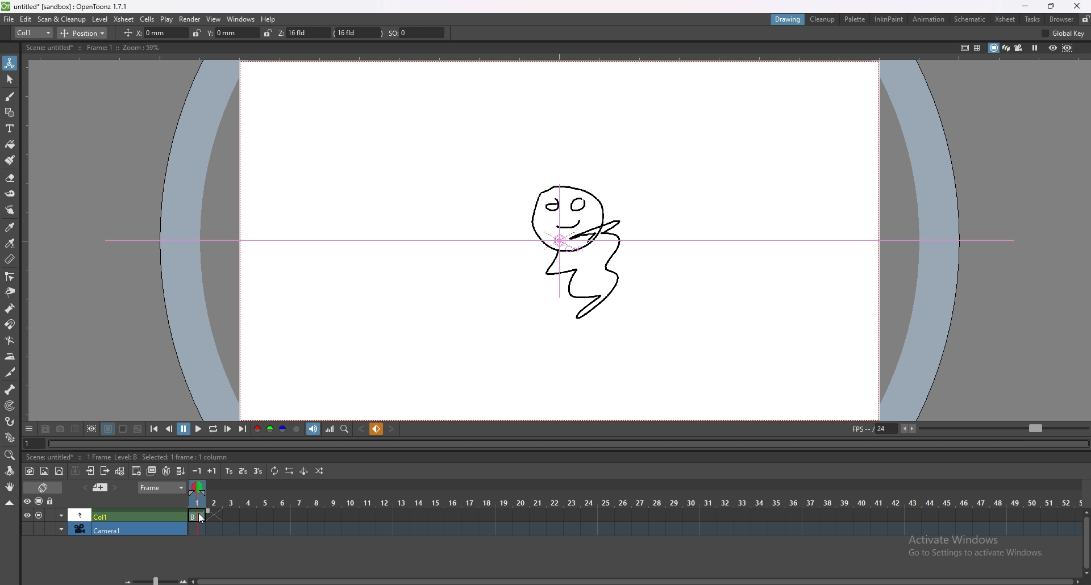 The height and width of the screenshot is (585, 1091). Describe the element at coordinates (632, 532) in the screenshot. I see `camera 1 timeline` at that location.